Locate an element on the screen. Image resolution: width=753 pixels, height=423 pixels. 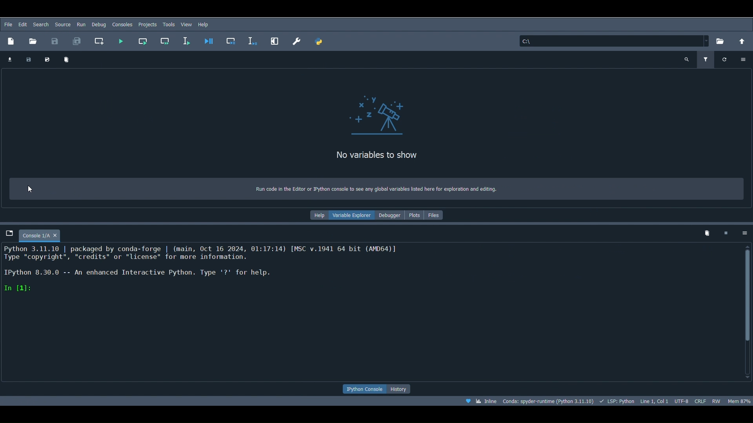
Browse a working directory is located at coordinates (721, 42).